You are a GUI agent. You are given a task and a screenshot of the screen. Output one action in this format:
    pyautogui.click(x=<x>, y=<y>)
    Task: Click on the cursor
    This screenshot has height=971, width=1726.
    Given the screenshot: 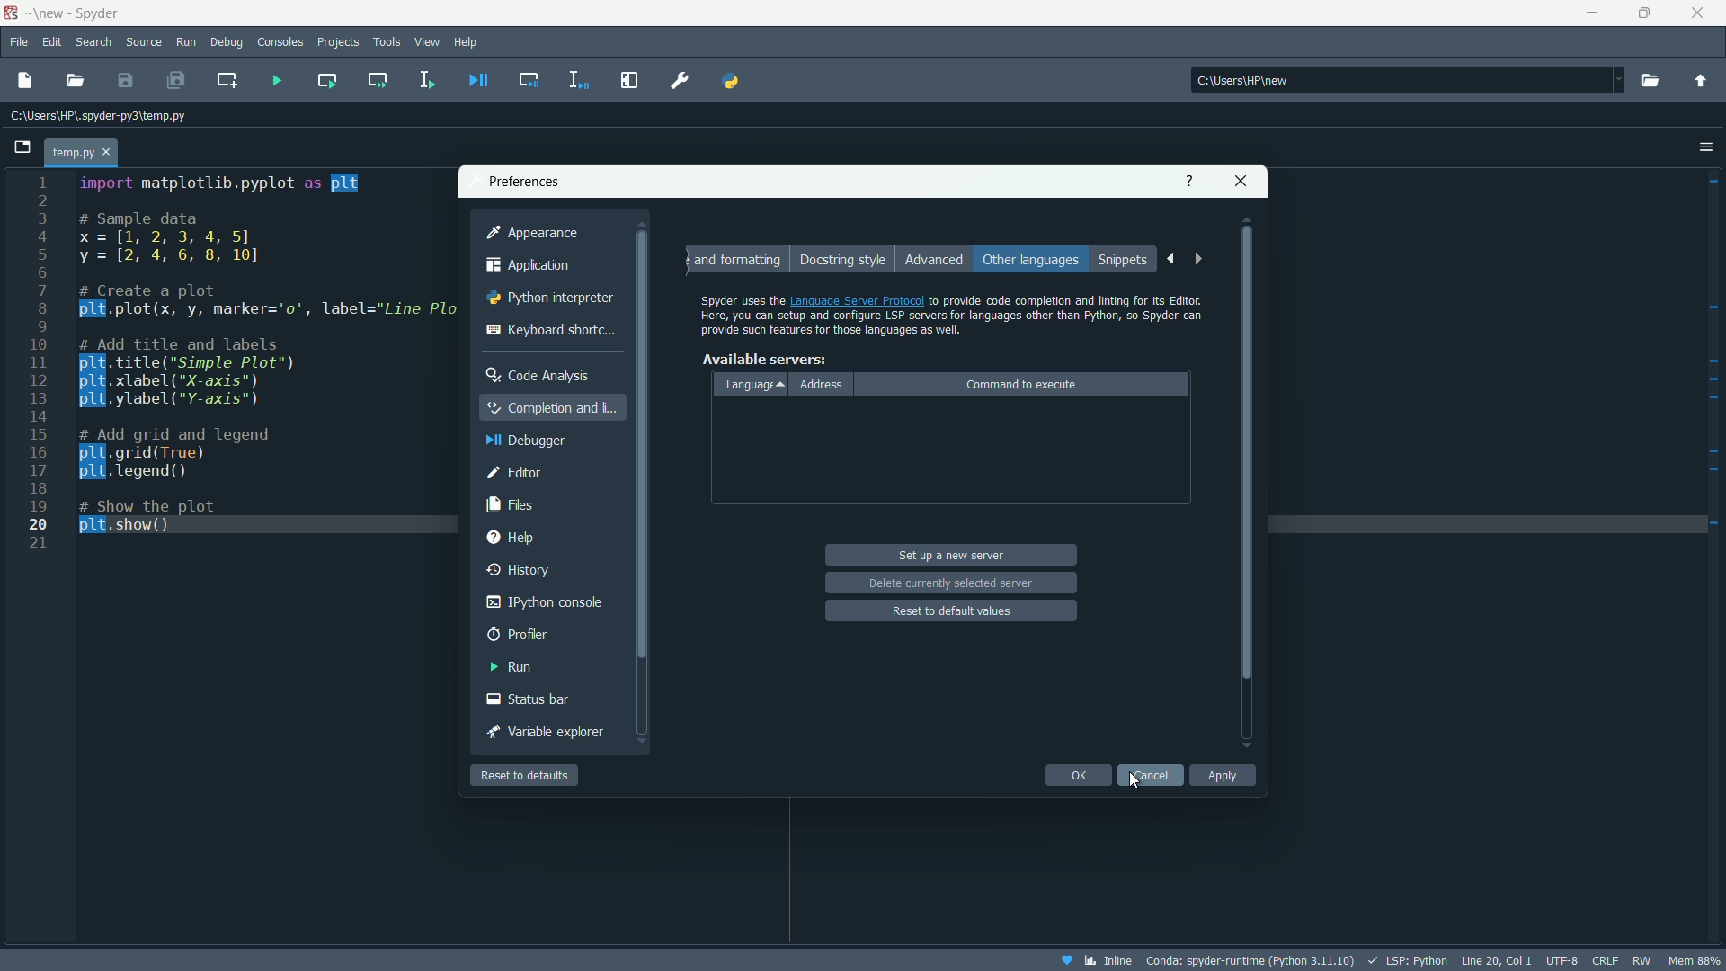 What is the action you would take?
    pyautogui.click(x=1134, y=780)
    